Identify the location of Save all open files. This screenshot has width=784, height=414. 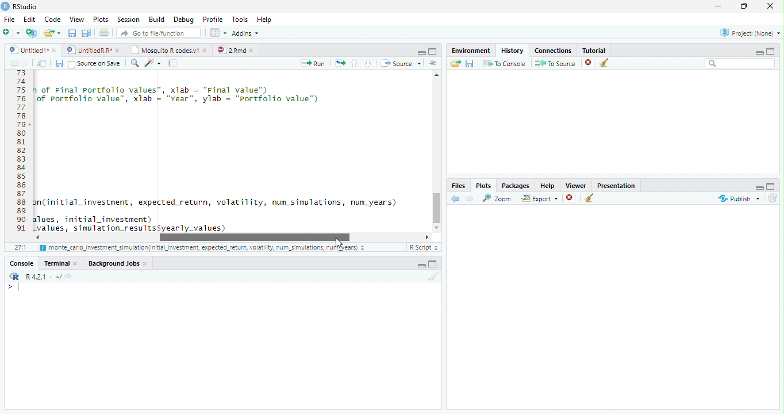
(86, 33).